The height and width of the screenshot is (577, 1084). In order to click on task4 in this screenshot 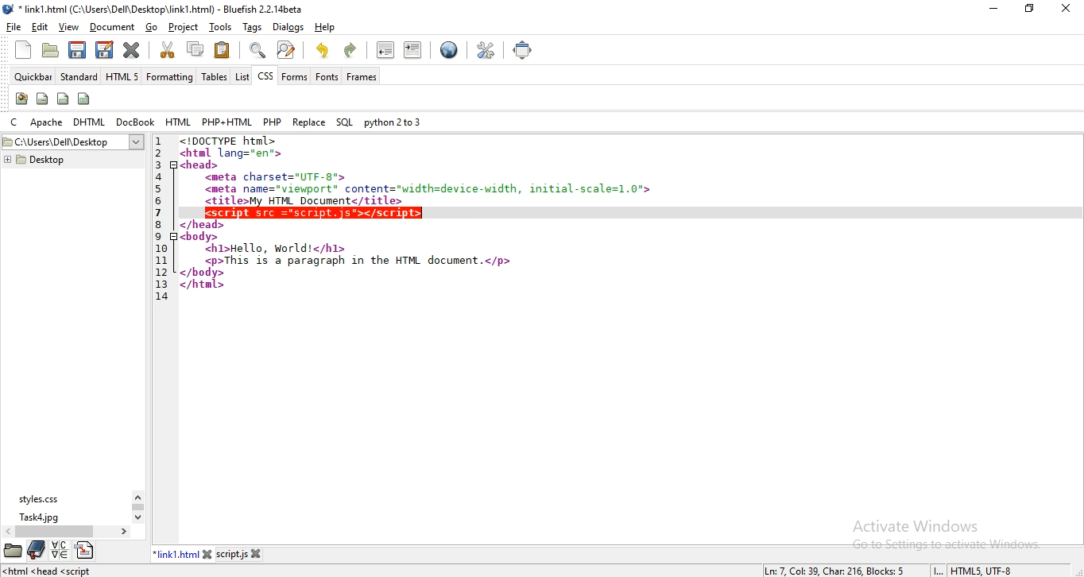, I will do `click(41, 517)`.